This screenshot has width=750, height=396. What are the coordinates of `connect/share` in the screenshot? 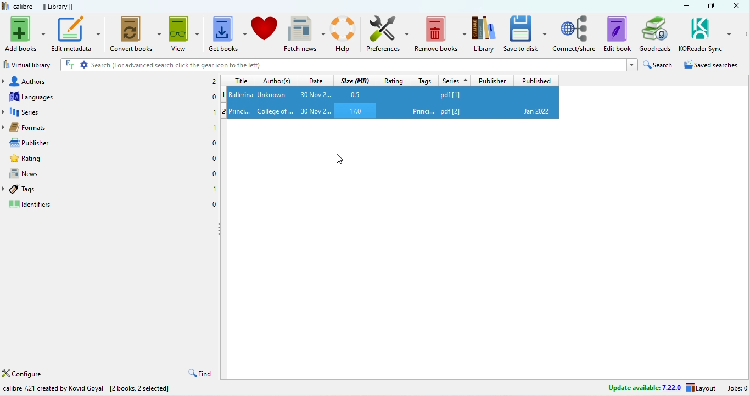 It's located at (575, 33).